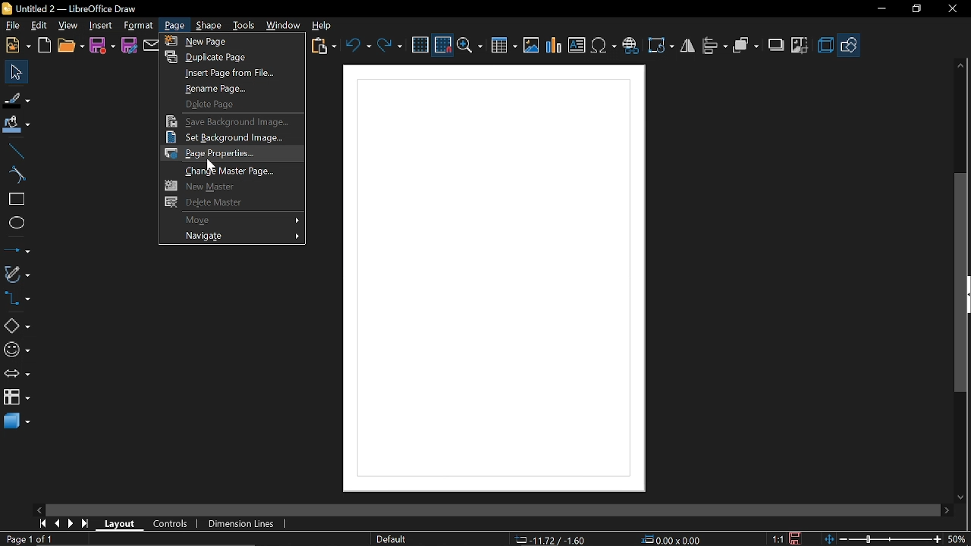 This screenshot has height=546, width=971. Describe the element at coordinates (230, 121) in the screenshot. I see `Save background image` at that location.